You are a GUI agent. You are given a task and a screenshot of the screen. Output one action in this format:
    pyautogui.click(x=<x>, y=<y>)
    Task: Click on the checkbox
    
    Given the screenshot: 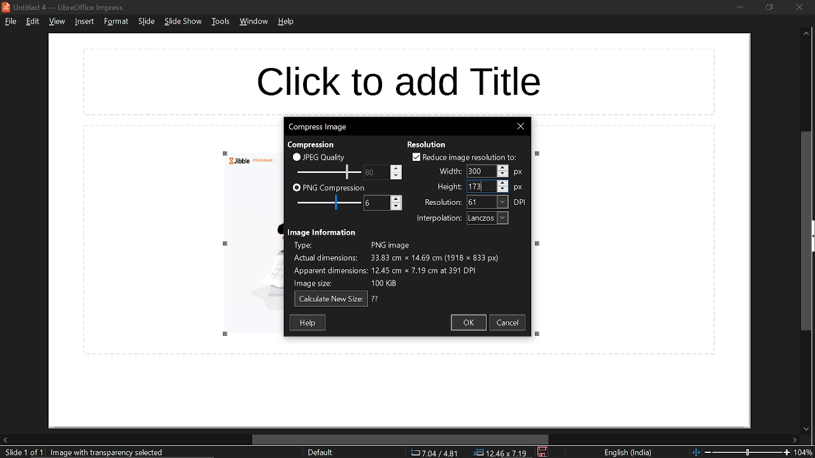 What is the action you would take?
    pyautogui.click(x=296, y=188)
    